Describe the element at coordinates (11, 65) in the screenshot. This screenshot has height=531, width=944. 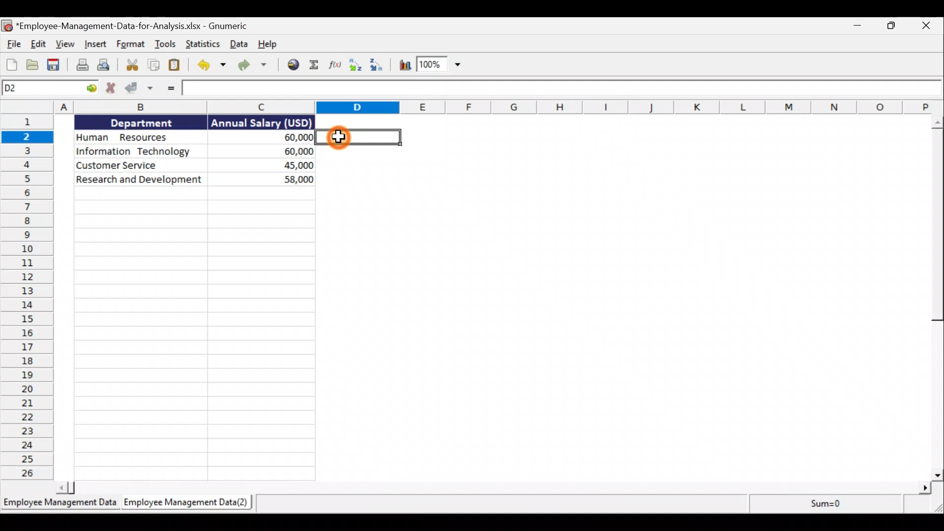
I see `Create a new workbook` at that location.